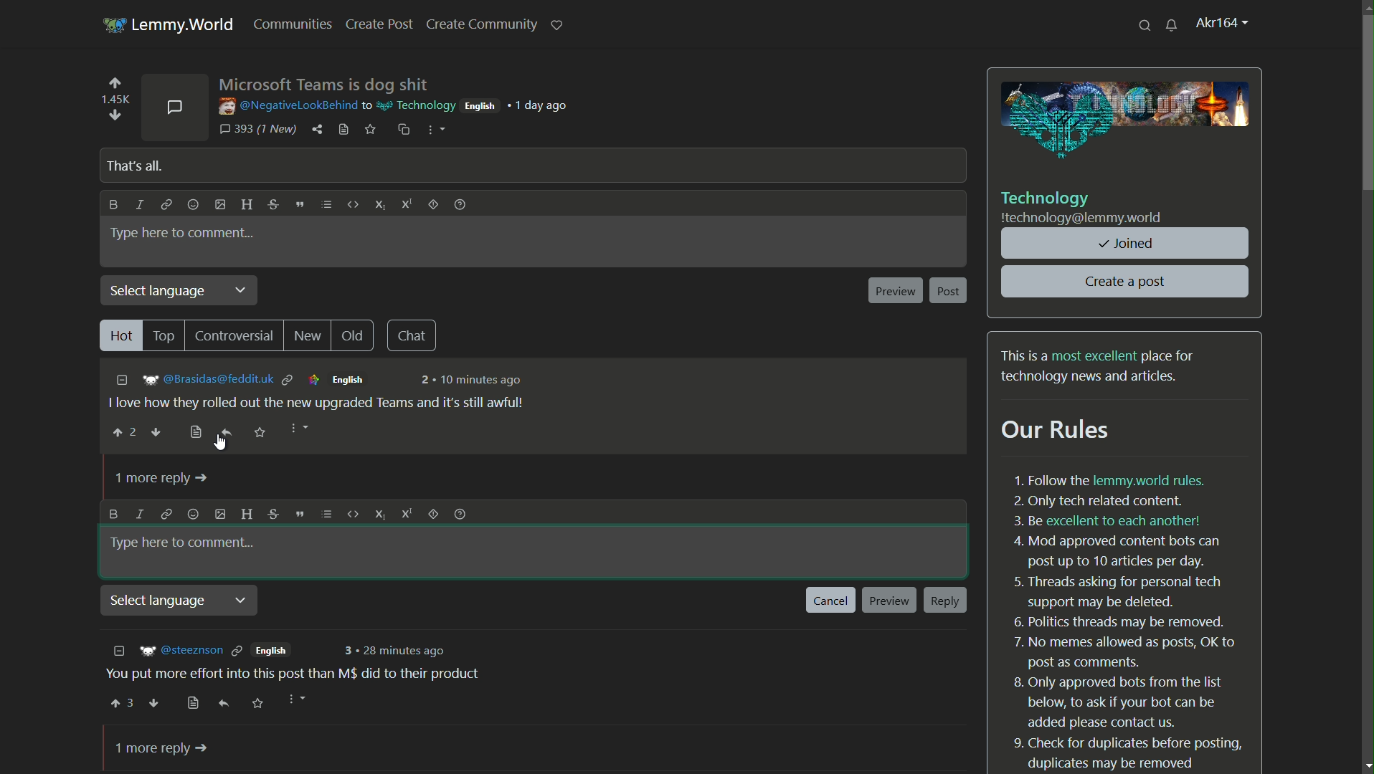 The image size is (1374, 774). I want to click on type here to comment, so click(186, 543).